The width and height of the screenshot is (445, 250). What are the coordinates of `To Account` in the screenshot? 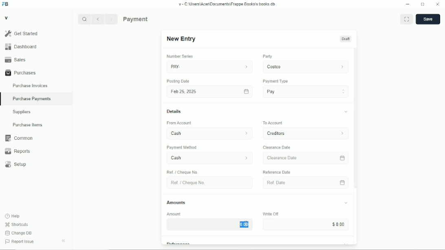 It's located at (304, 134).